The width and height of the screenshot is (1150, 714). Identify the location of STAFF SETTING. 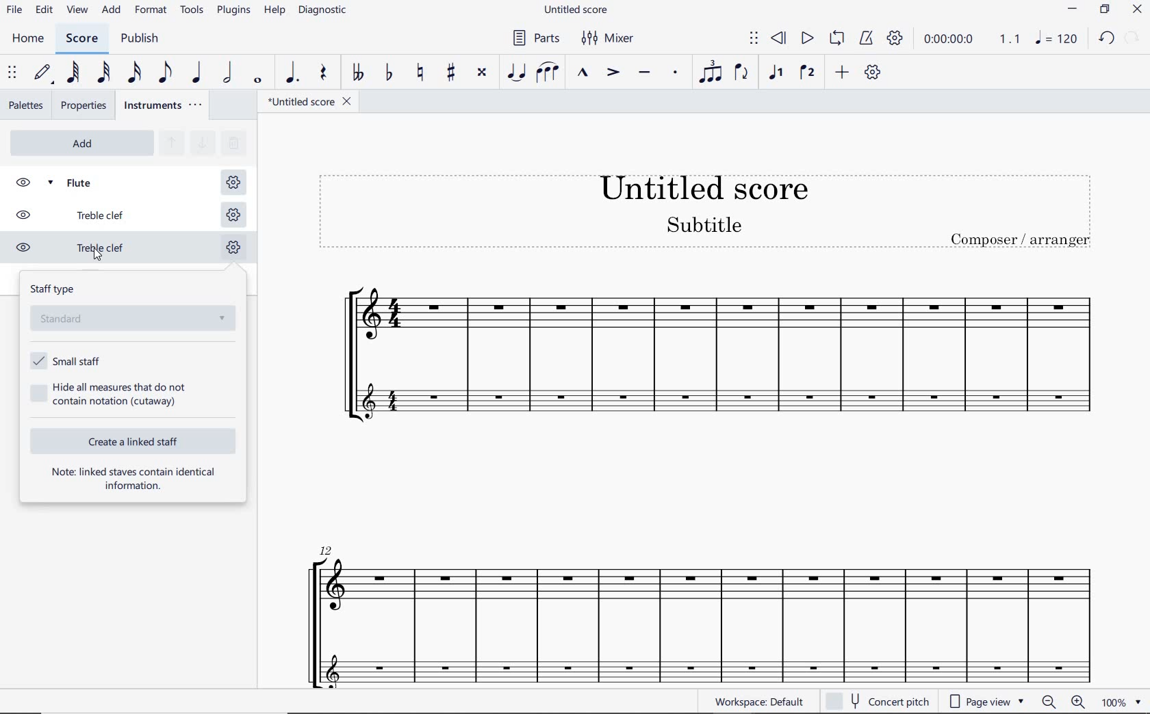
(233, 250).